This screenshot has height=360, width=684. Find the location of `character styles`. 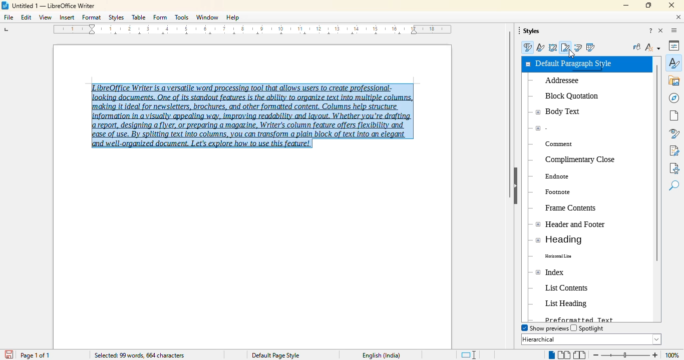

character styles is located at coordinates (541, 47).